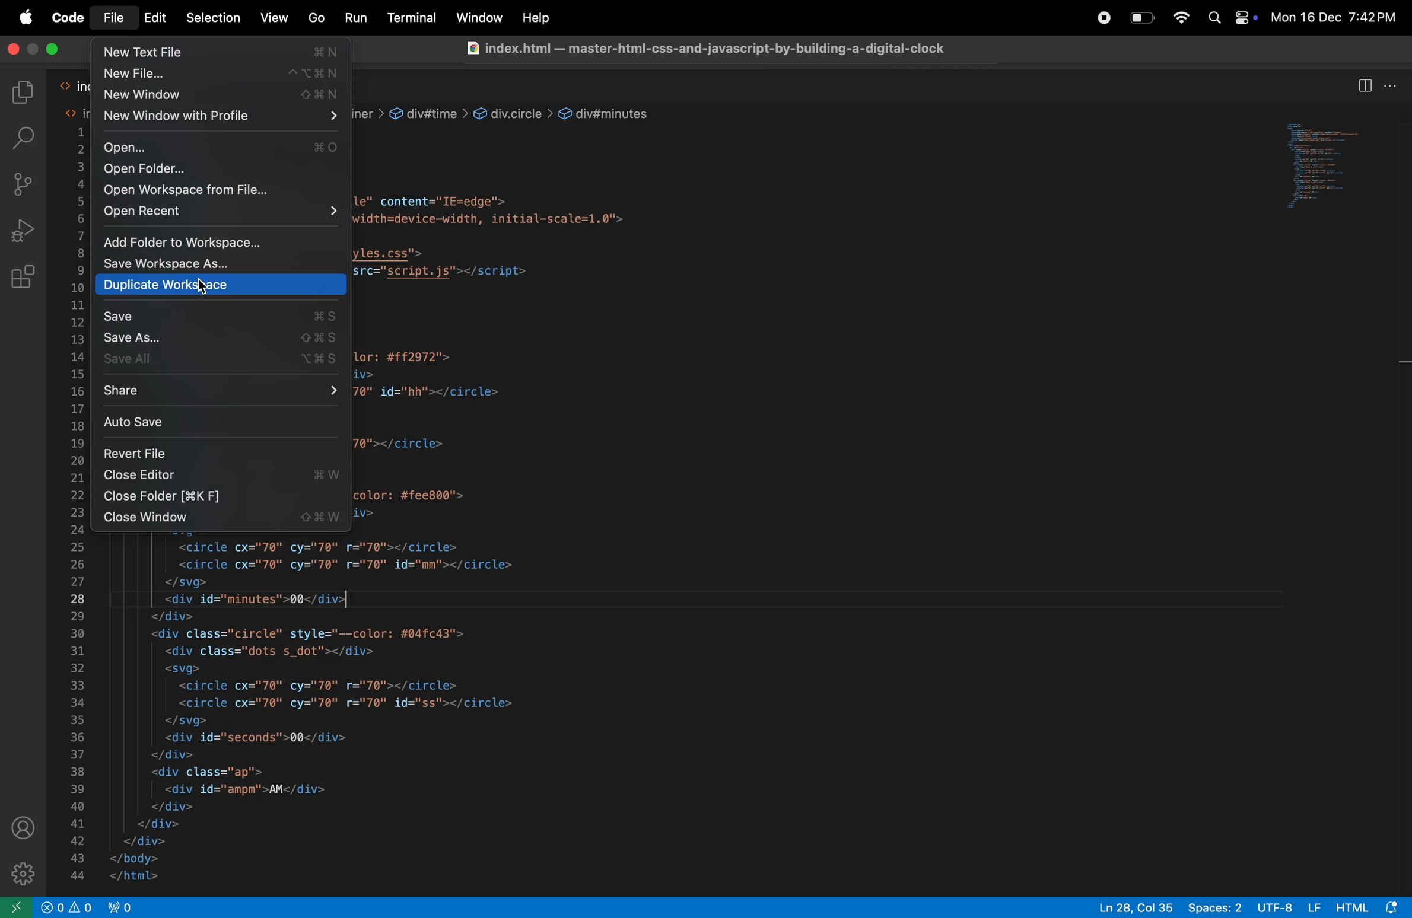 This screenshot has height=918, width=1412. What do you see at coordinates (1213, 907) in the screenshot?
I see `space 2` at bounding box center [1213, 907].